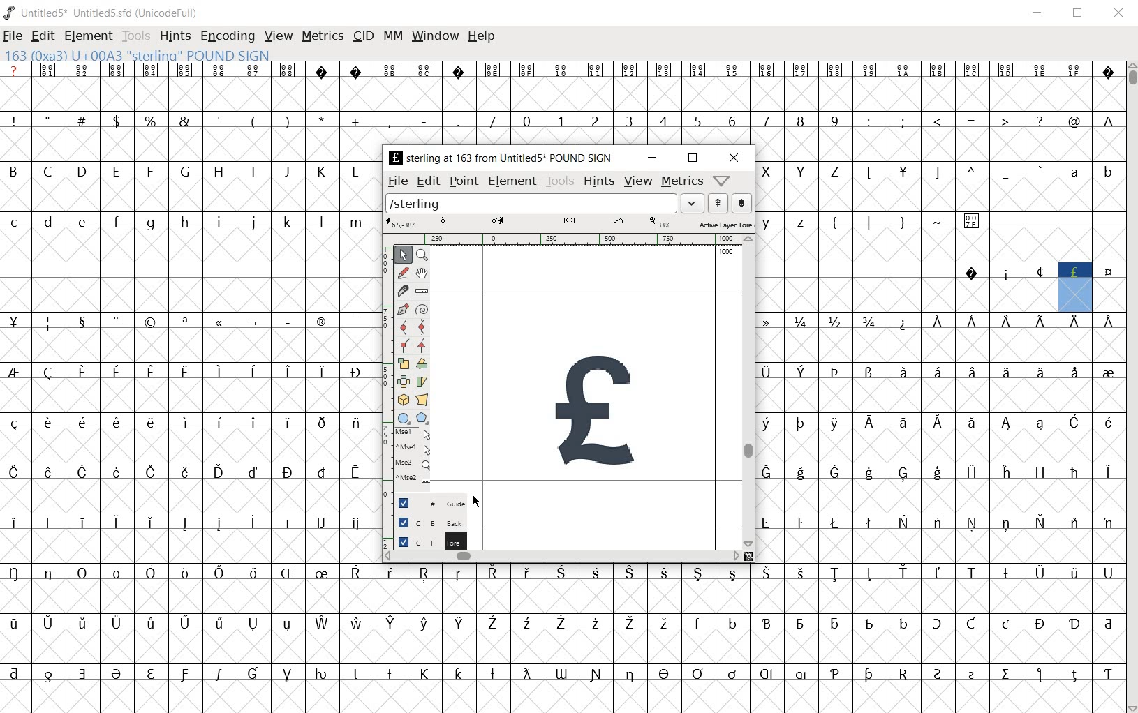 This screenshot has height=713, width=1138. Describe the element at coordinates (219, 369) in the screenshot. I see `Symbol` at that location.